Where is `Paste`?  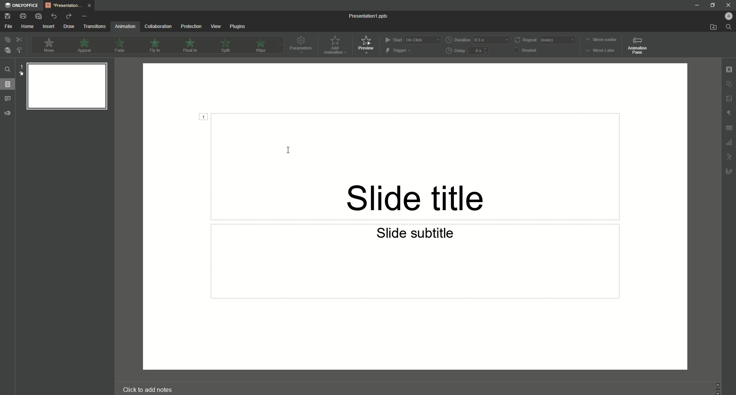
Paste is located at coordinates (7, 50).